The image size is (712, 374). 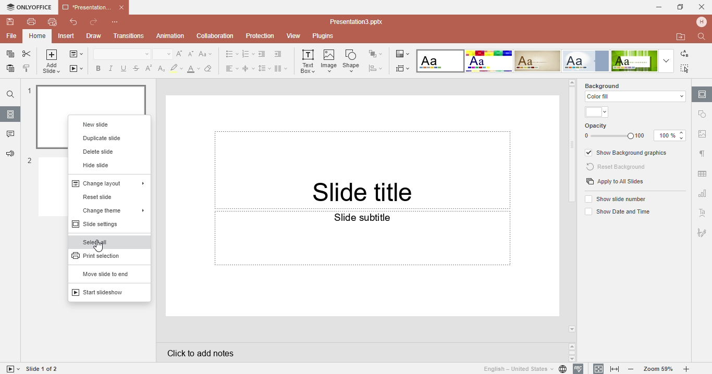 What do you see at coordinates (618, 167) in the screenshot?
I see `Reset background` at bounding box center [618, 167].